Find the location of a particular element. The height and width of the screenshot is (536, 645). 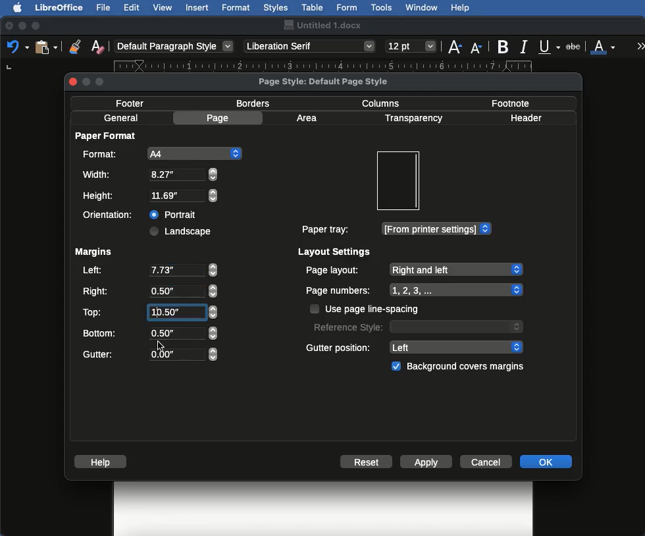

Strikethrough  is located at coordinates (575, 45).